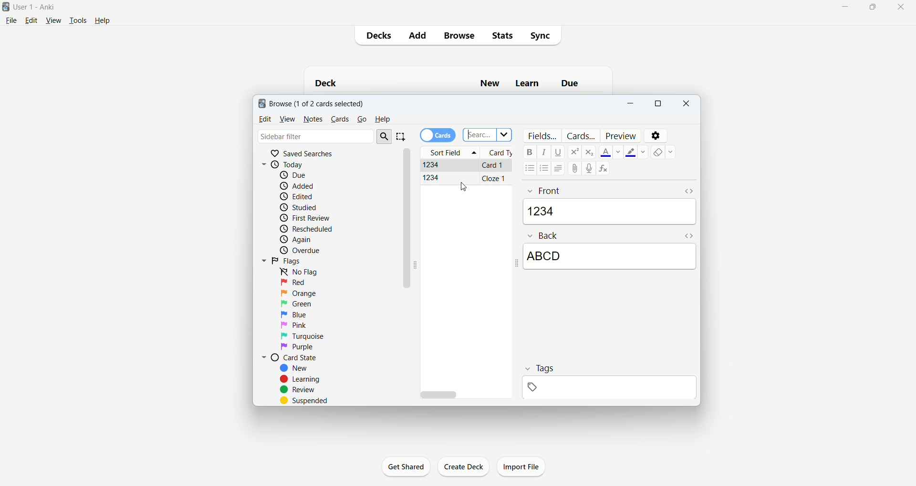 This screenshot has height=486, width=916. I want to click on back, so click(544, 236).